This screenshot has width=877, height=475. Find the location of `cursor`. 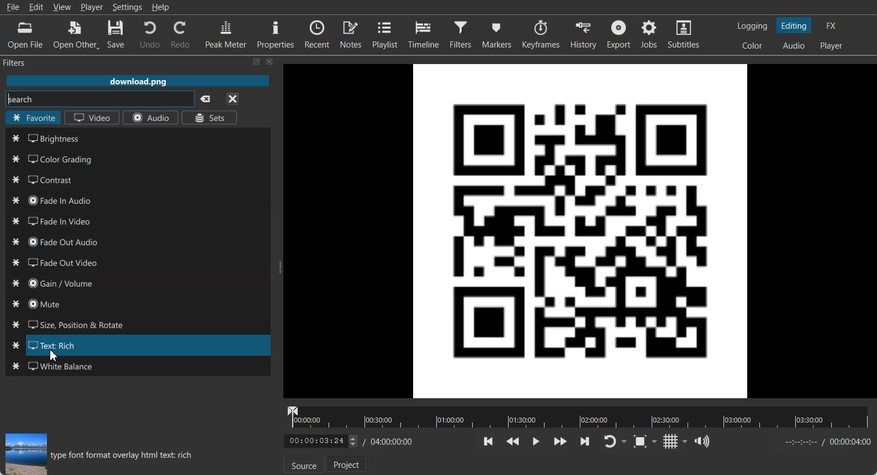

cursor is located at coordinates (58, 357).